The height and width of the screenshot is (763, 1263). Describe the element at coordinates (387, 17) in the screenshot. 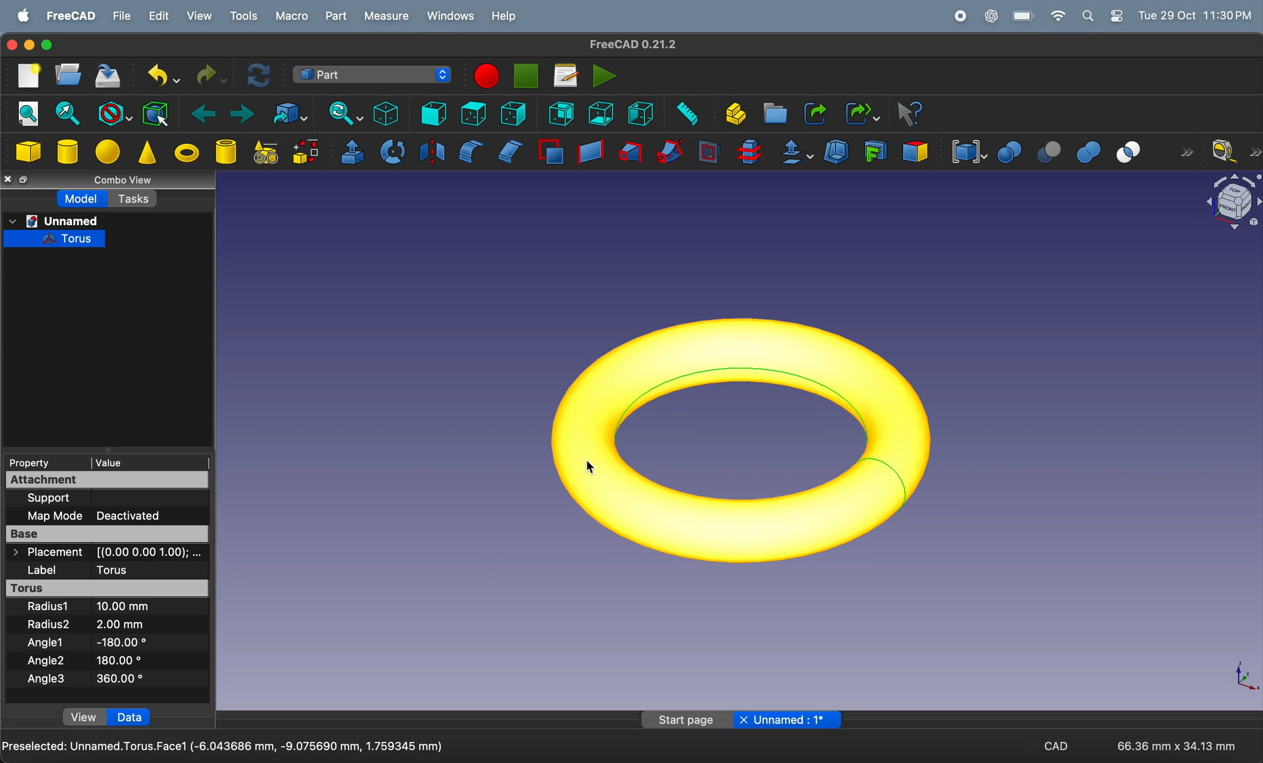

I see `measure` at that location.